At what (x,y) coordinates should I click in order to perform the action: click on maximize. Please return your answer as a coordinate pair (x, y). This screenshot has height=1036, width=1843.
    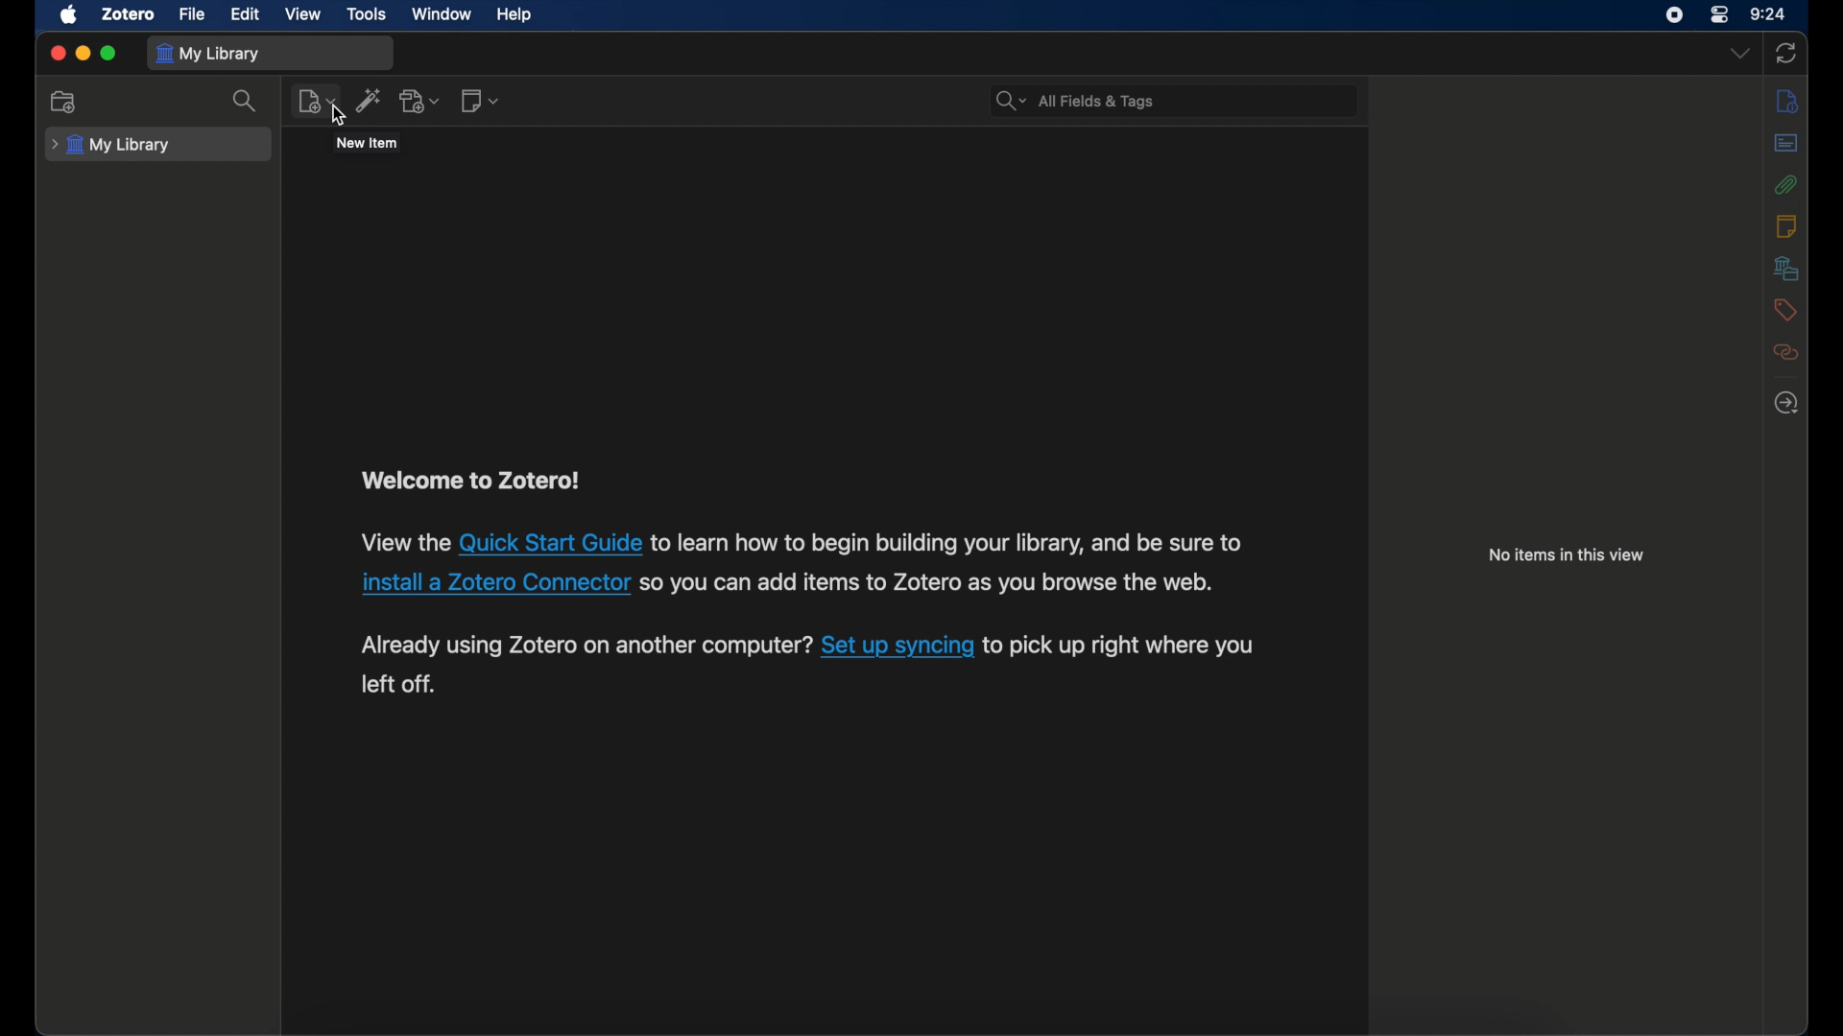
    Looking at the image, I should click on (108, 53).